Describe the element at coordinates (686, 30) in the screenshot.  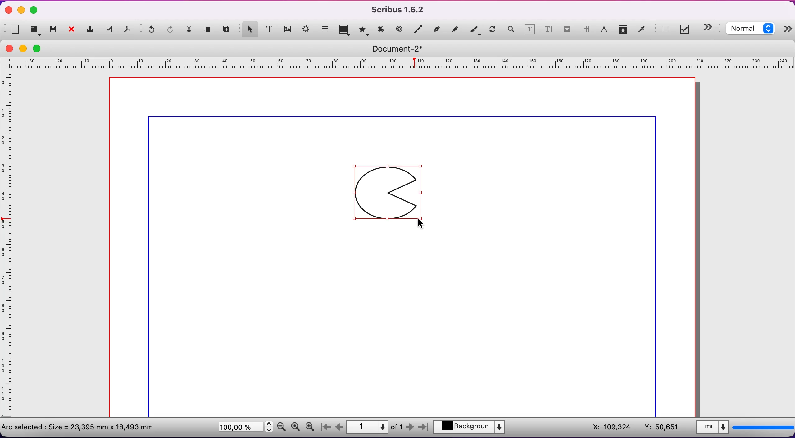
I see `inser pdf check box` at that location.